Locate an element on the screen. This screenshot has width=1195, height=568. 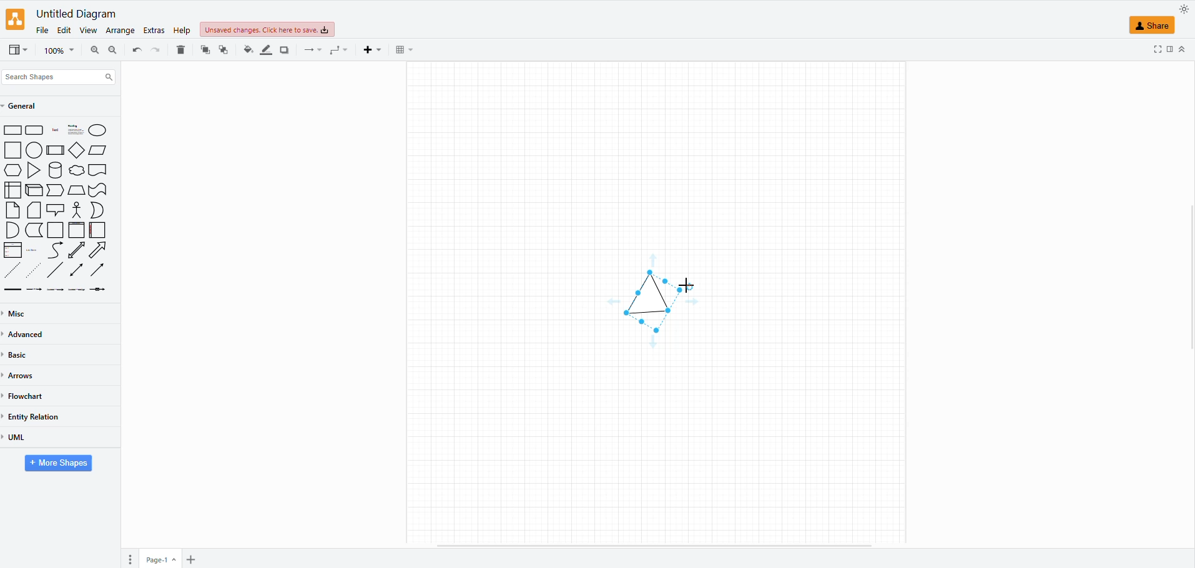
Rounded Box is located at coordinates (35, 130).